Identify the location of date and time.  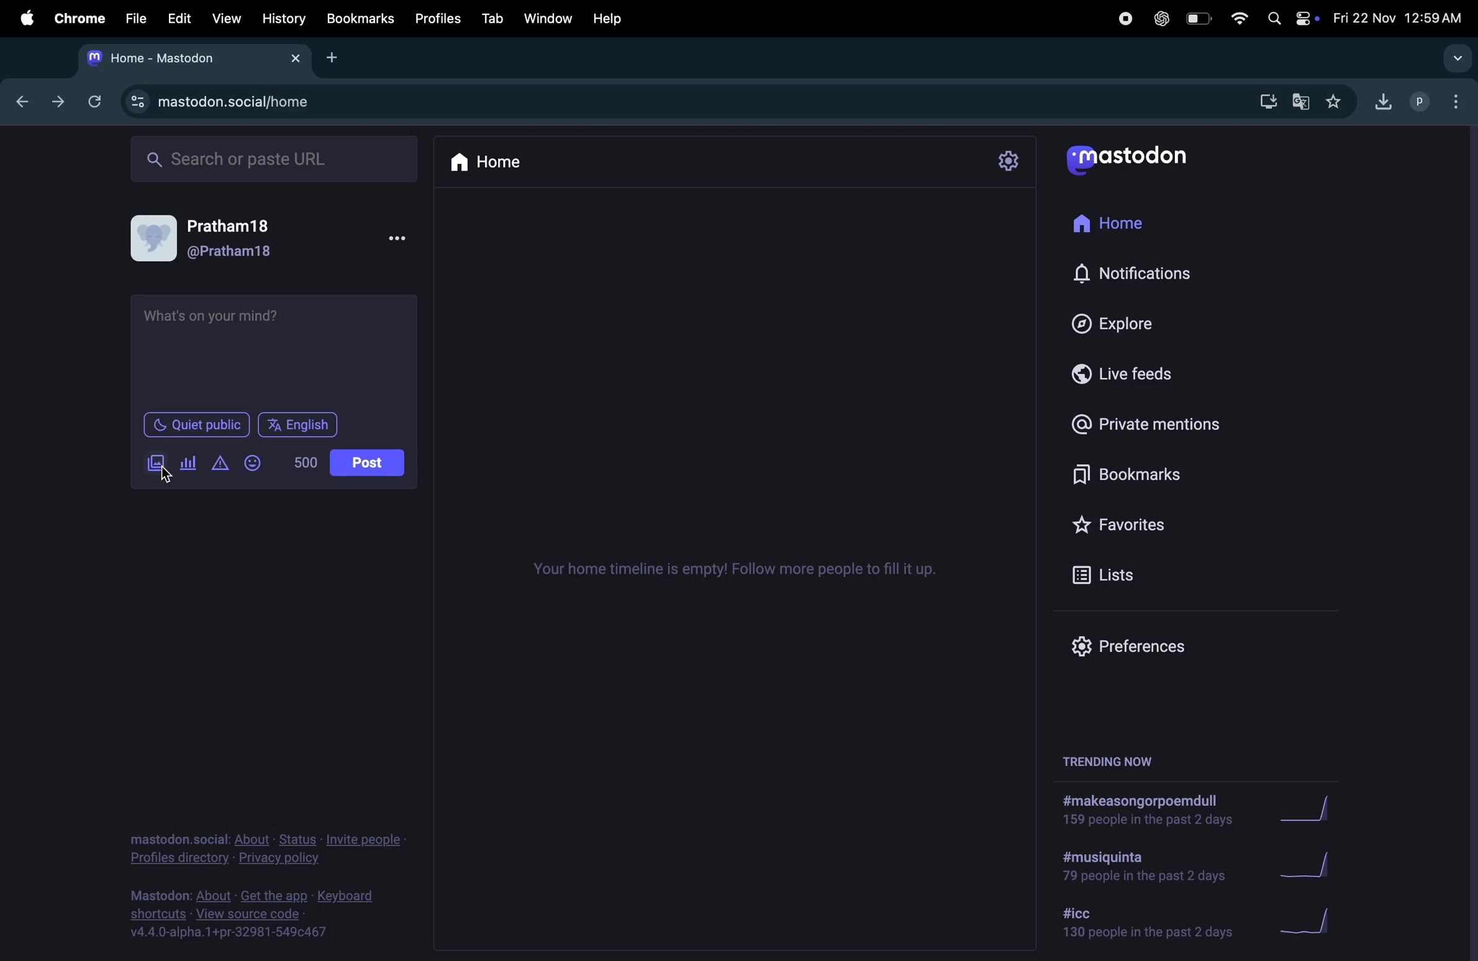
(1402, 15).